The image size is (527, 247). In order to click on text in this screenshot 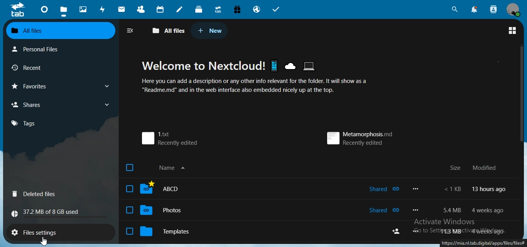, I will do `click(487, 231)`.